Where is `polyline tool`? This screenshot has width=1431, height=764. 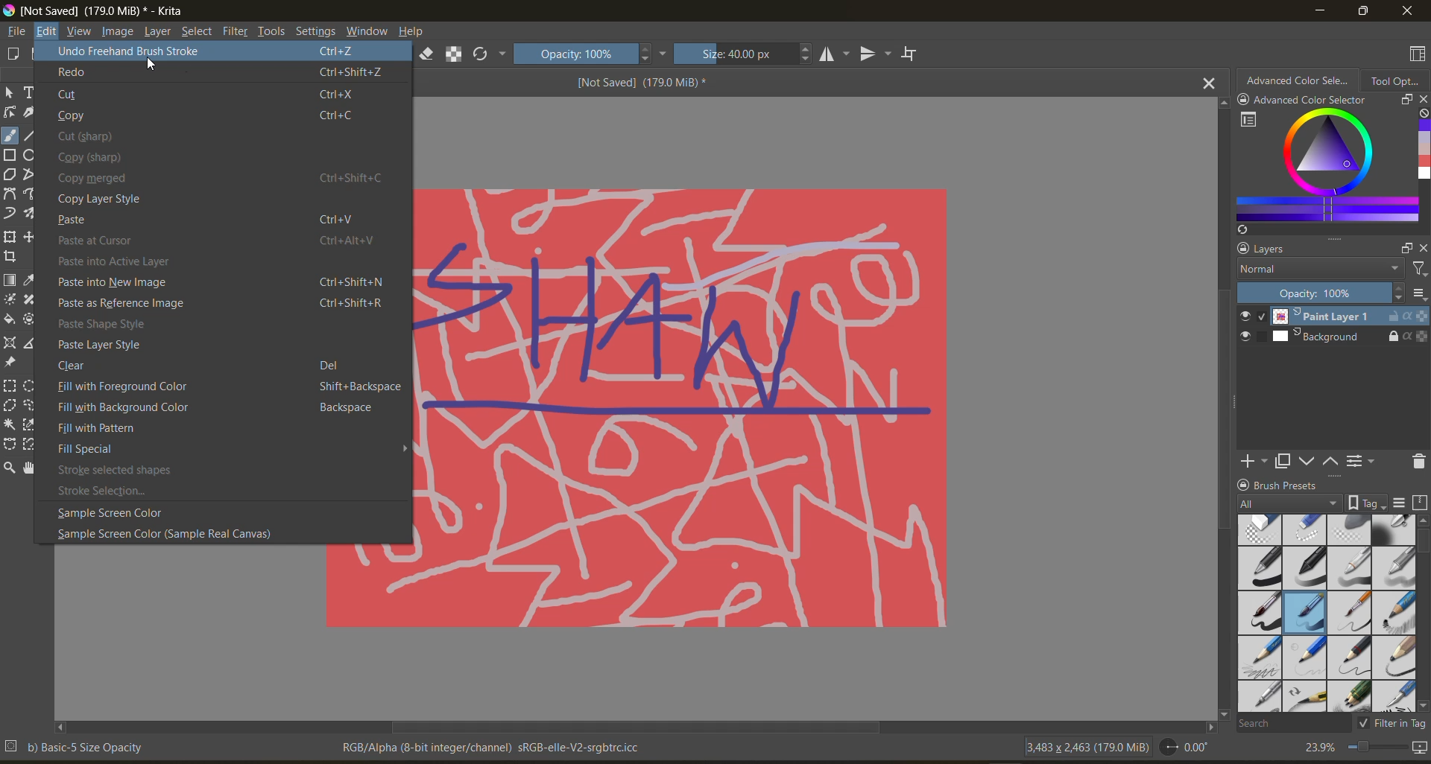 polyline tool is located at coordinates (31, 174).